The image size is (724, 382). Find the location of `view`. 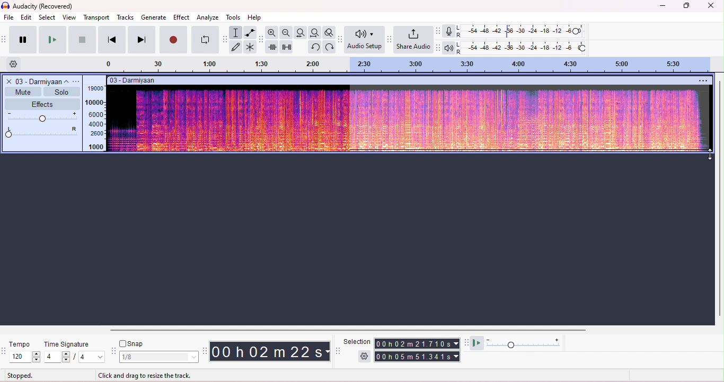

view is located at coordinates (69, 17).